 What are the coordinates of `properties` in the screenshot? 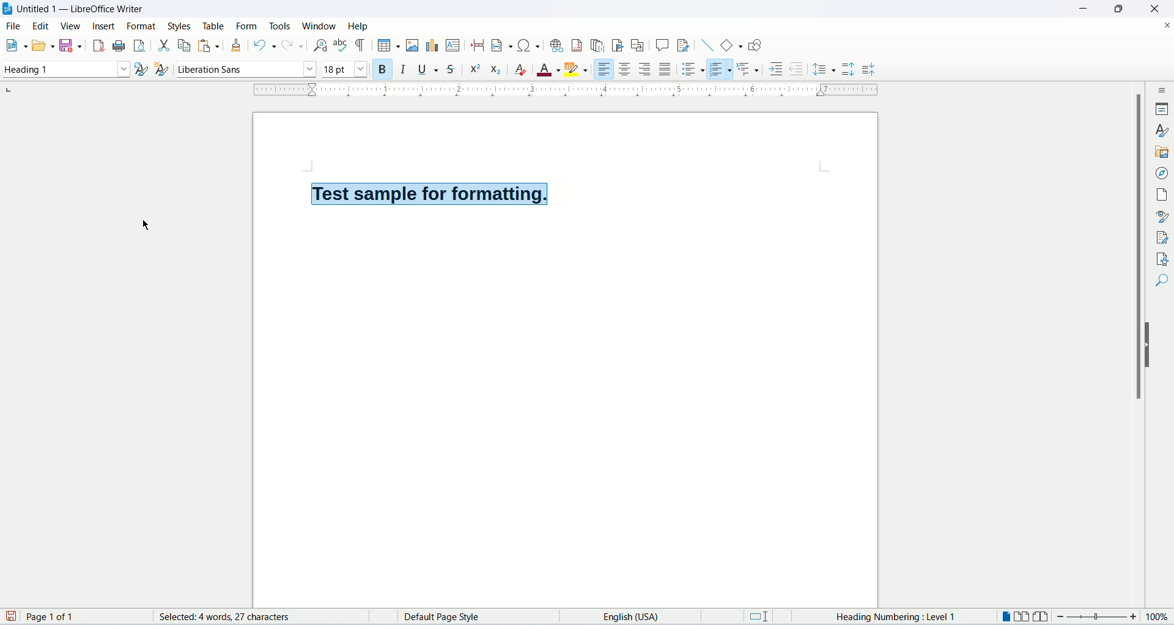 It's located at (1164, 108).